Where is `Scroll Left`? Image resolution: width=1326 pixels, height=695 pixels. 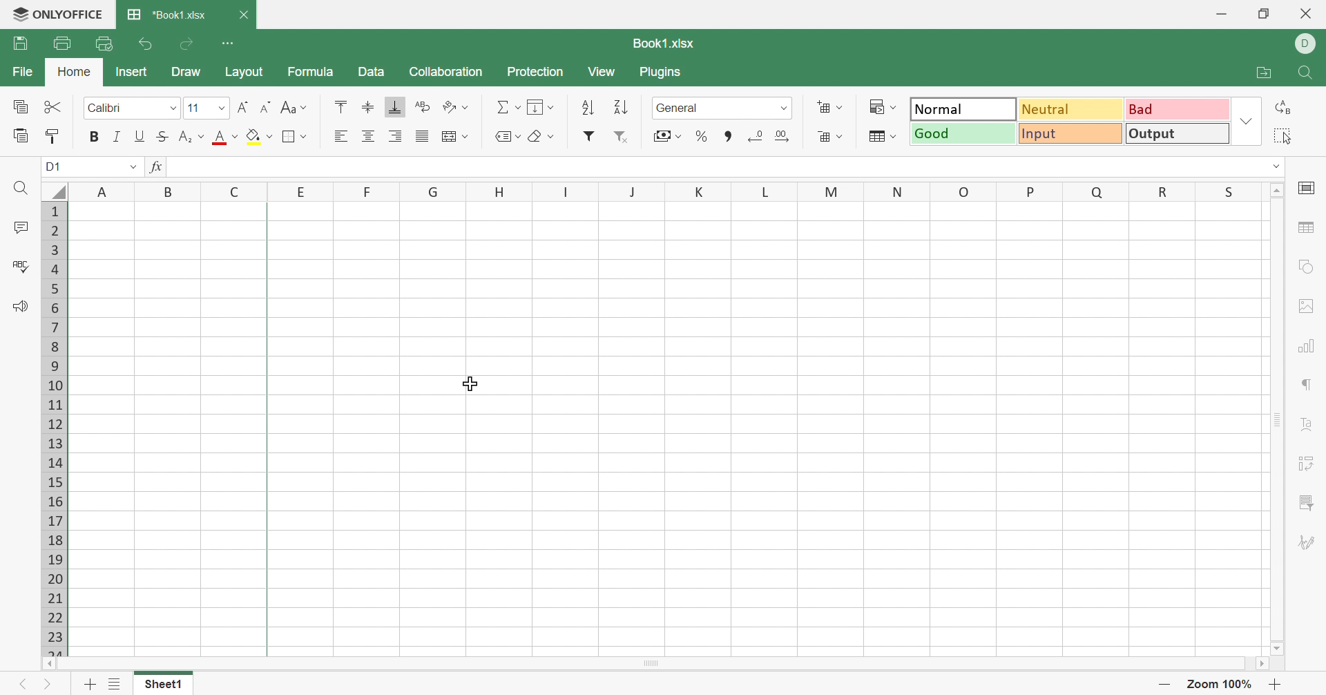 Scroll Left is located at coordinates (48, 663).